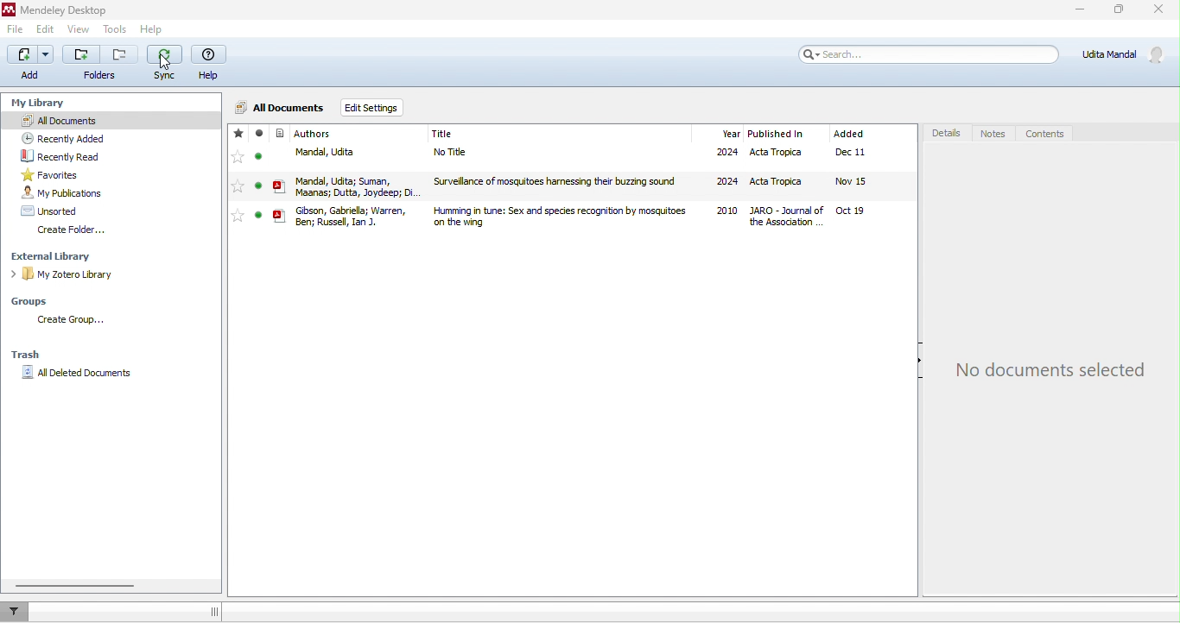  What do you see at coordinates (991, 133) in the screenshot?
I see `notes` at bounding box center [991, 133].